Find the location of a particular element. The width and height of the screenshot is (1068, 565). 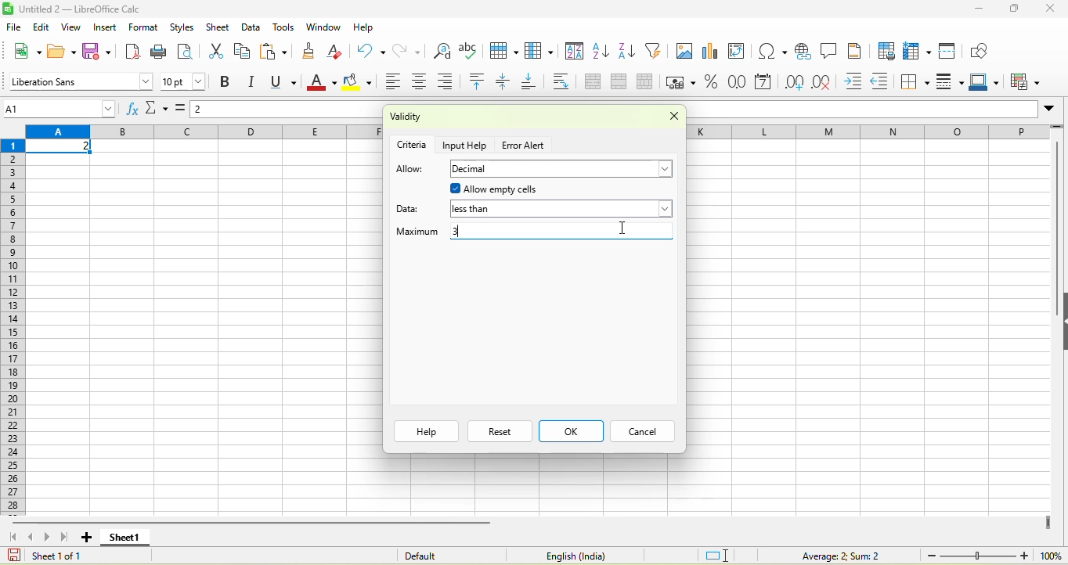

ok is located at coordinates (571, 431).